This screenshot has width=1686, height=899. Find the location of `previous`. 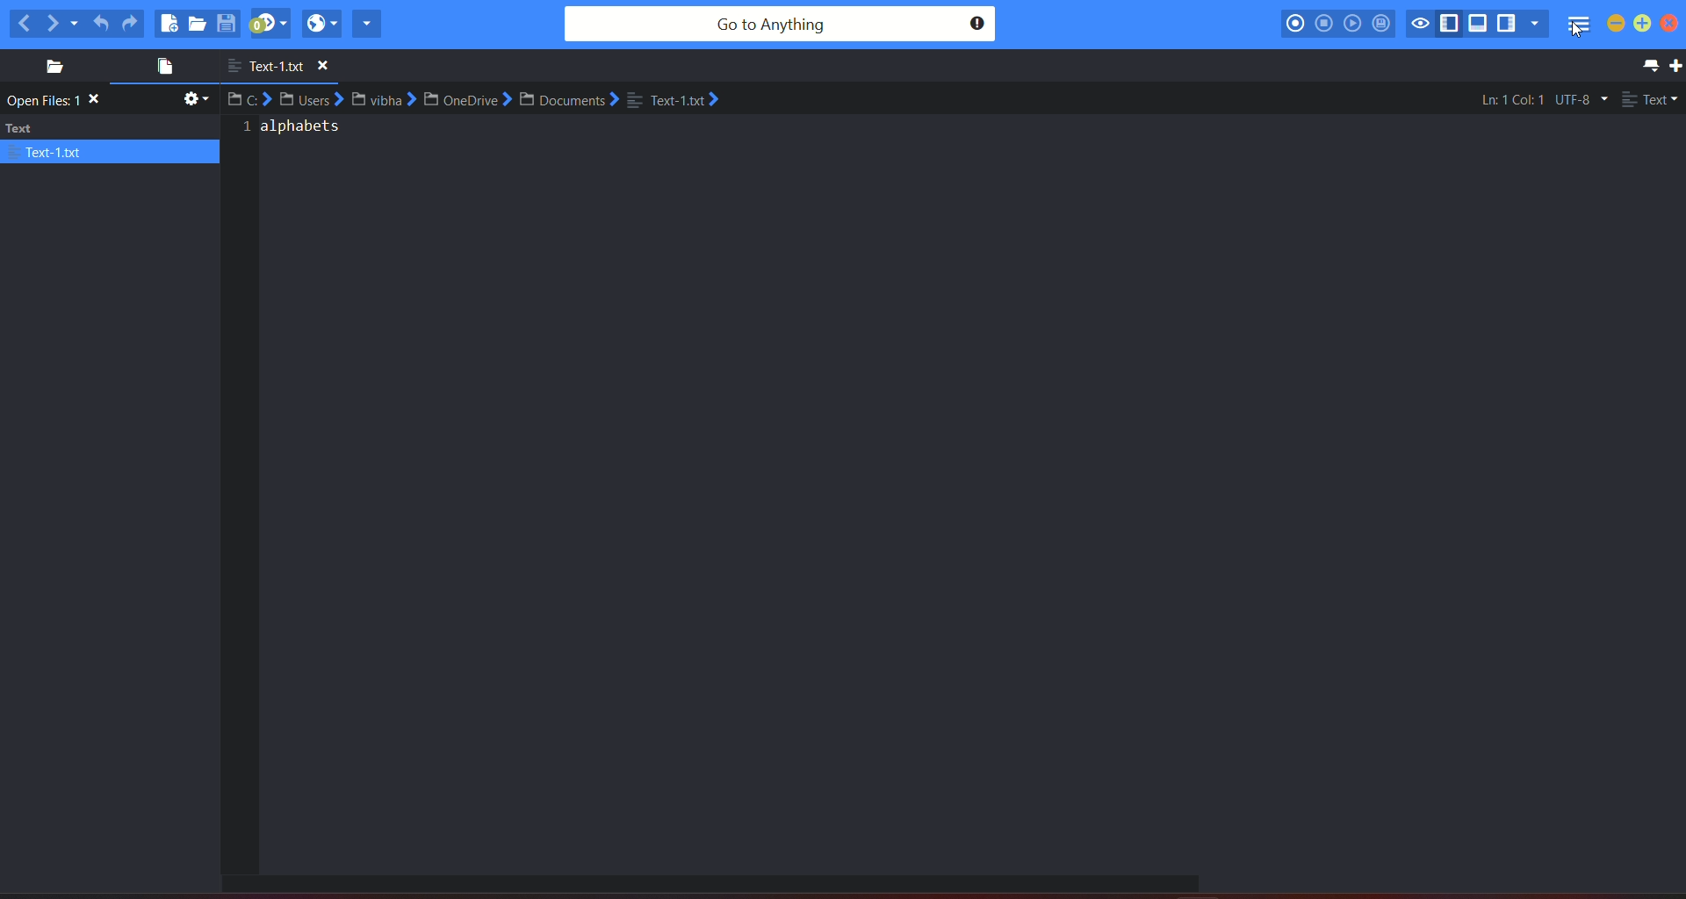

previous is located at coordinates (23, 23).